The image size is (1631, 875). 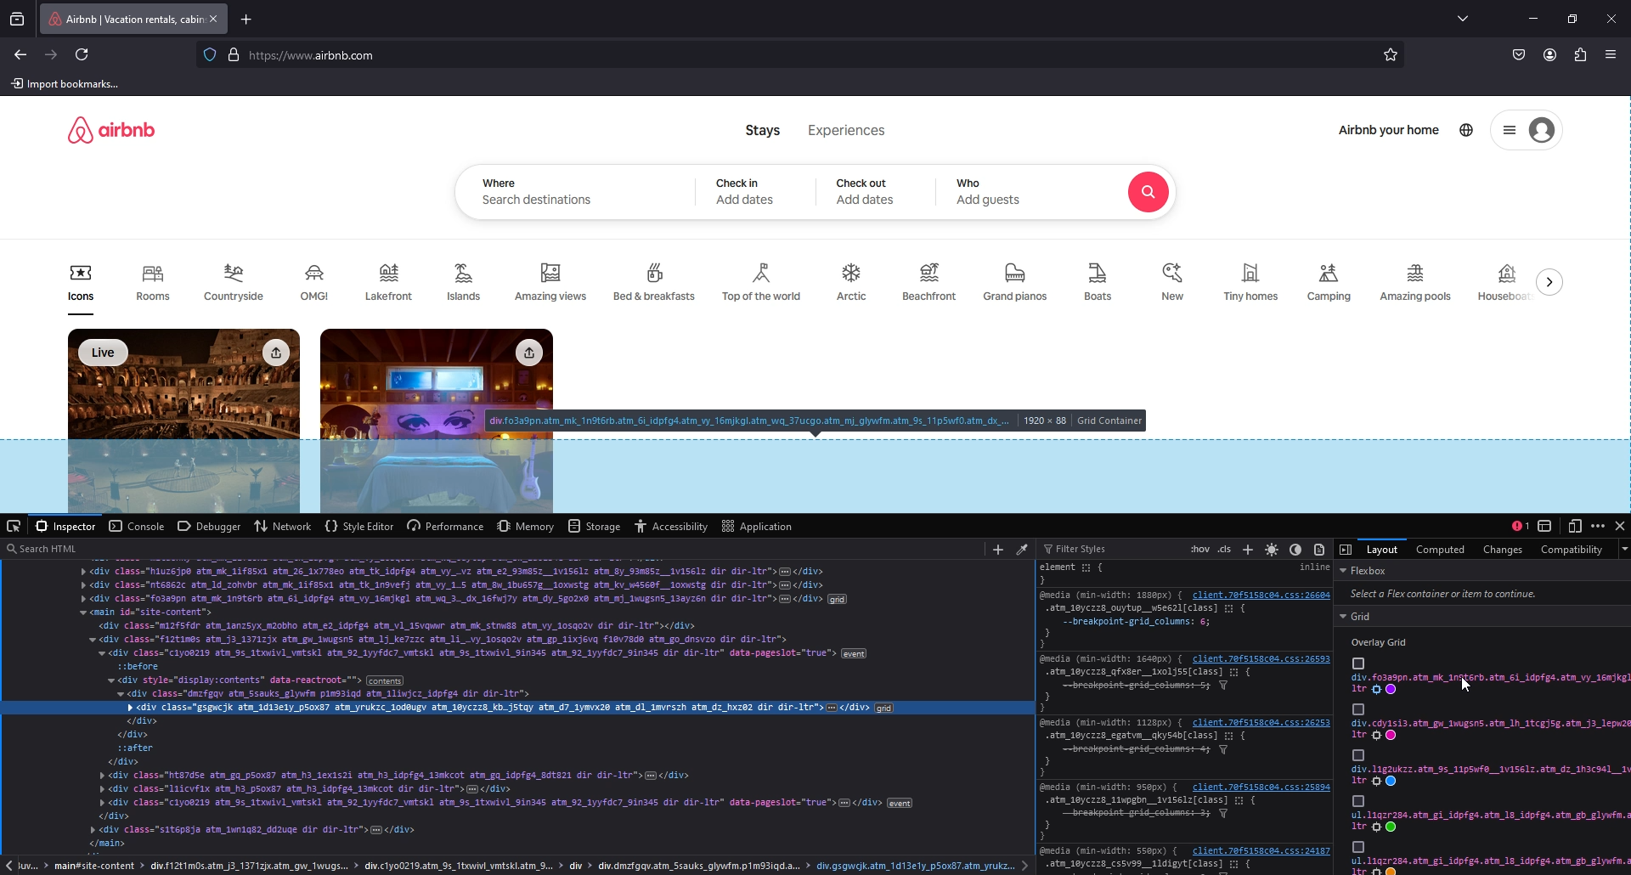 What do you see at coordinates (1083, 547) in the screenshot?
I see `filter styles` at bounding box center [1083, 547].